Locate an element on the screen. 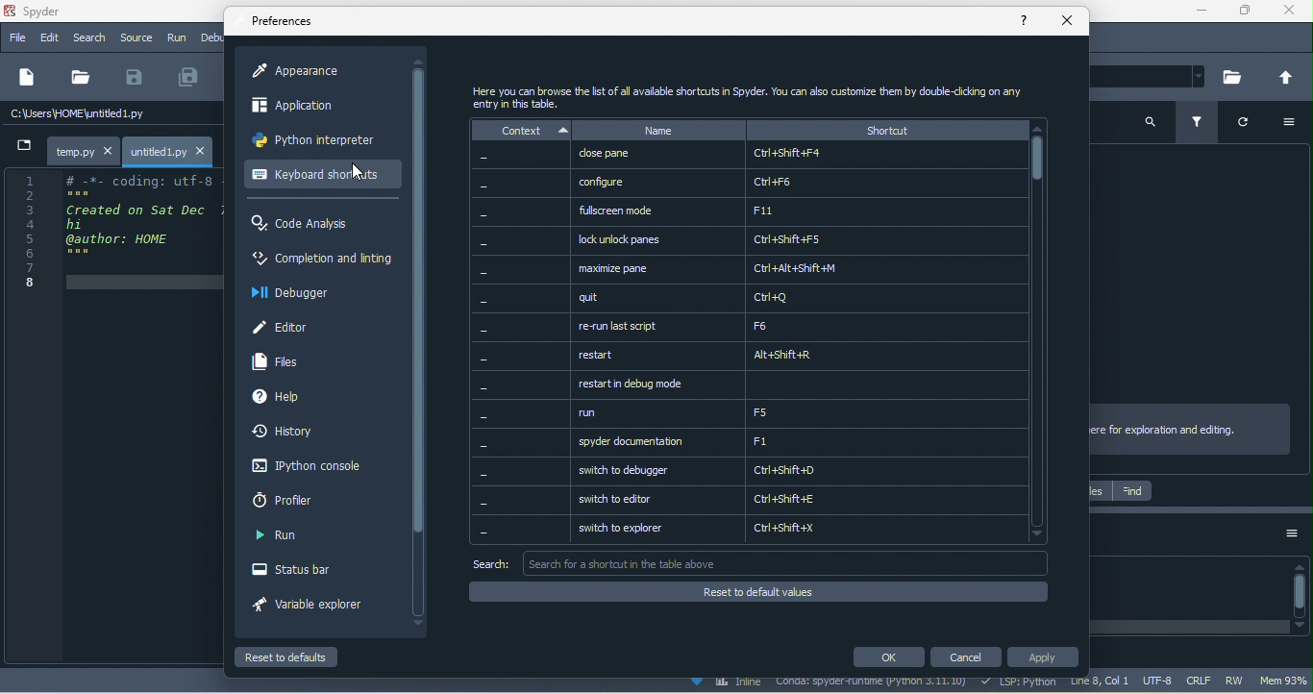 This screenshot has width=1313, height=694. inline is located at coordinates (731, 683).